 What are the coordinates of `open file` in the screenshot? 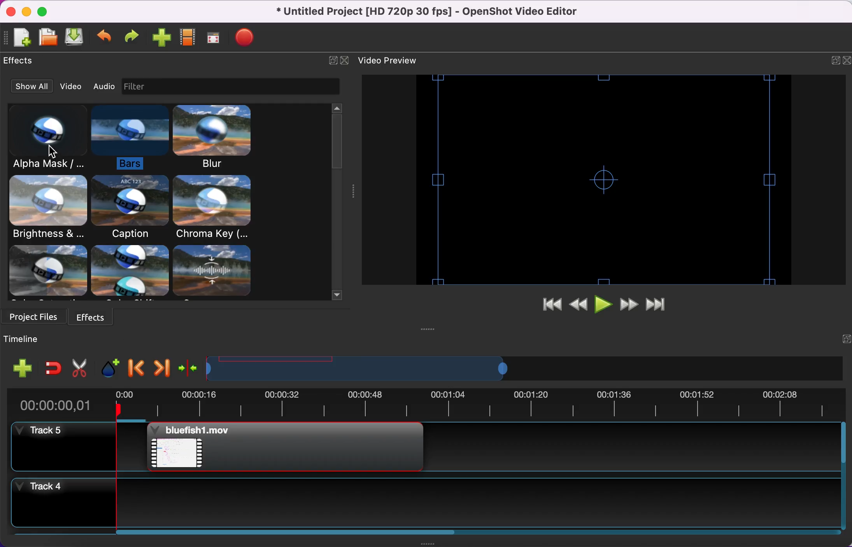 It's located at (48, 38).